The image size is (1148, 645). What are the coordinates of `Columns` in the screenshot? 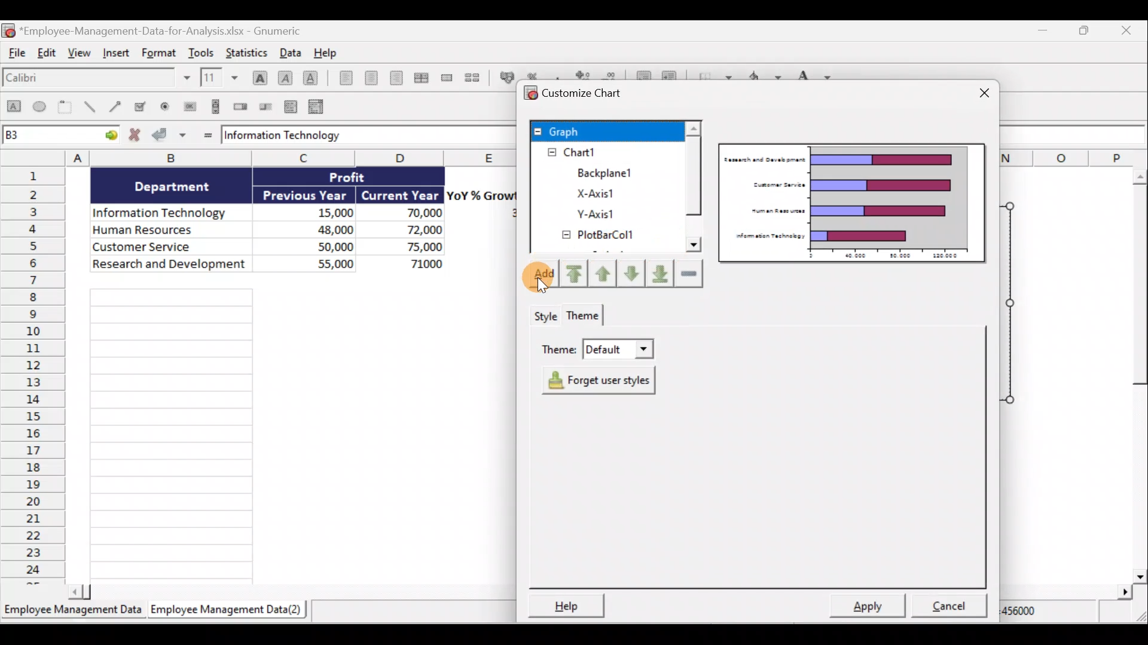 It's located at (293, 158).